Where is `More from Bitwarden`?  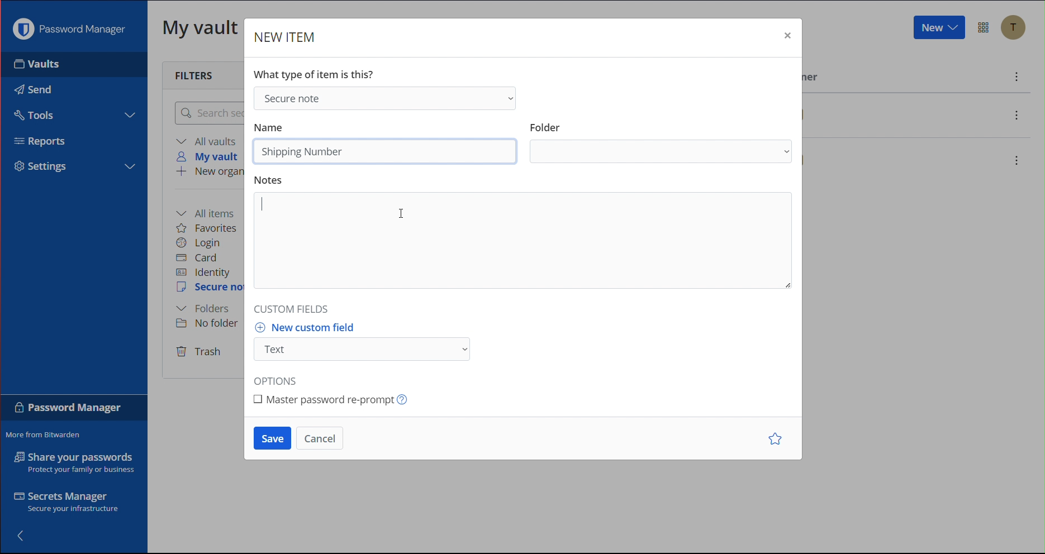 More from Bitwarden is located at coordinates (43, 434).